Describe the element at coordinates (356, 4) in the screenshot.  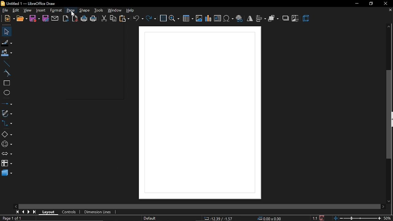
I see `minimize` at that location.